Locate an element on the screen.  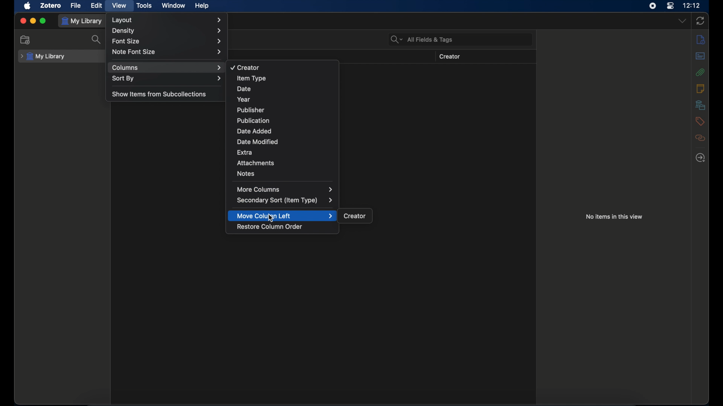
tools is located at coordinates (144, 6).